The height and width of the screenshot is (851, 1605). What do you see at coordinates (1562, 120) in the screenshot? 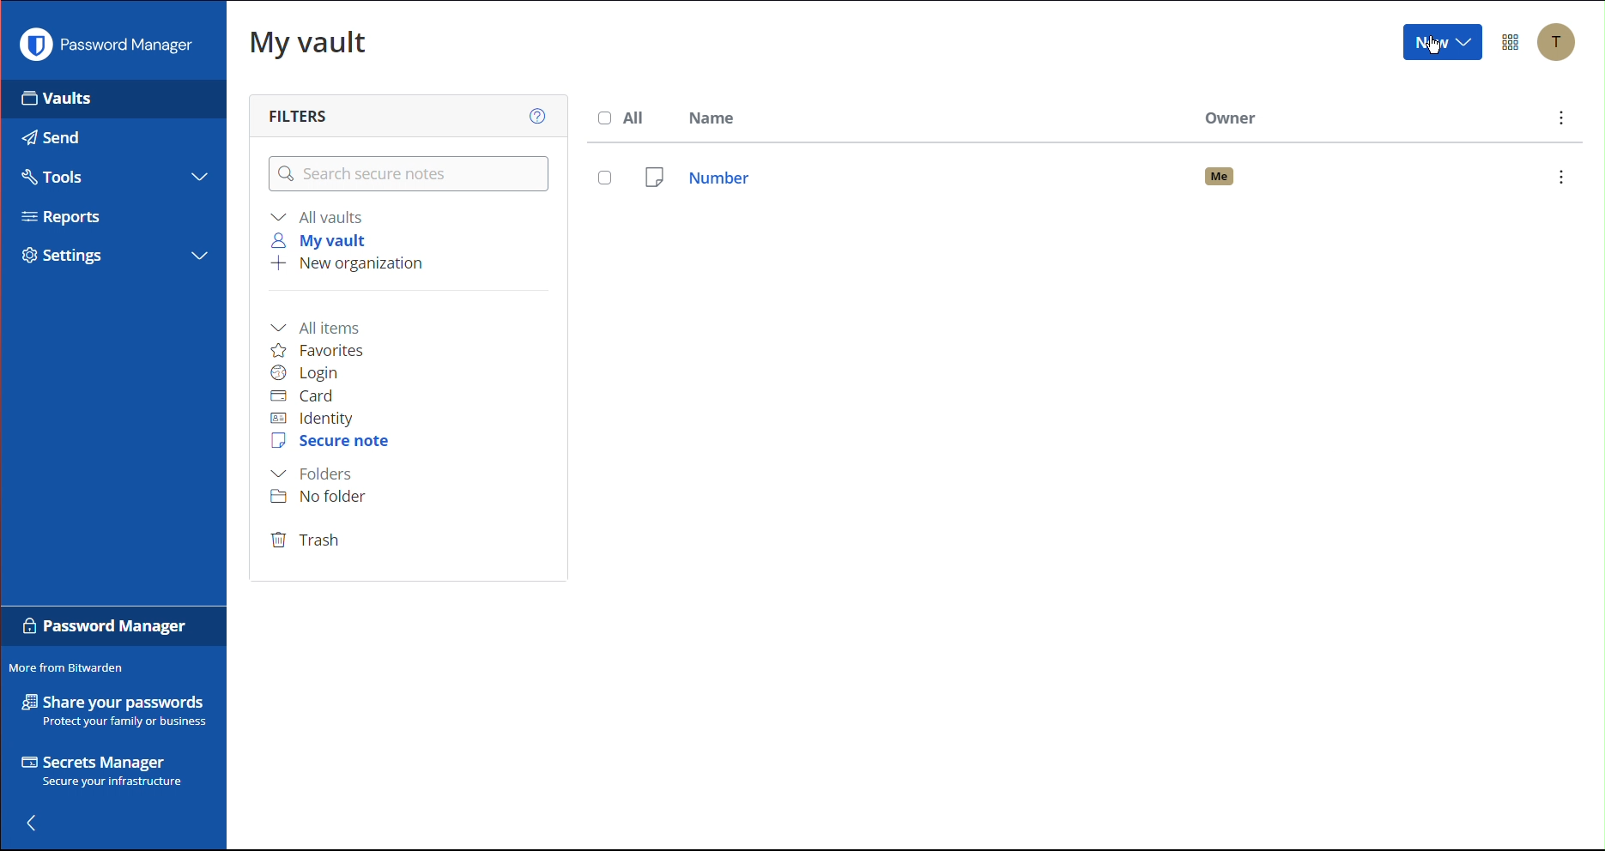
I see `More` at bounding box center [1562, 120].